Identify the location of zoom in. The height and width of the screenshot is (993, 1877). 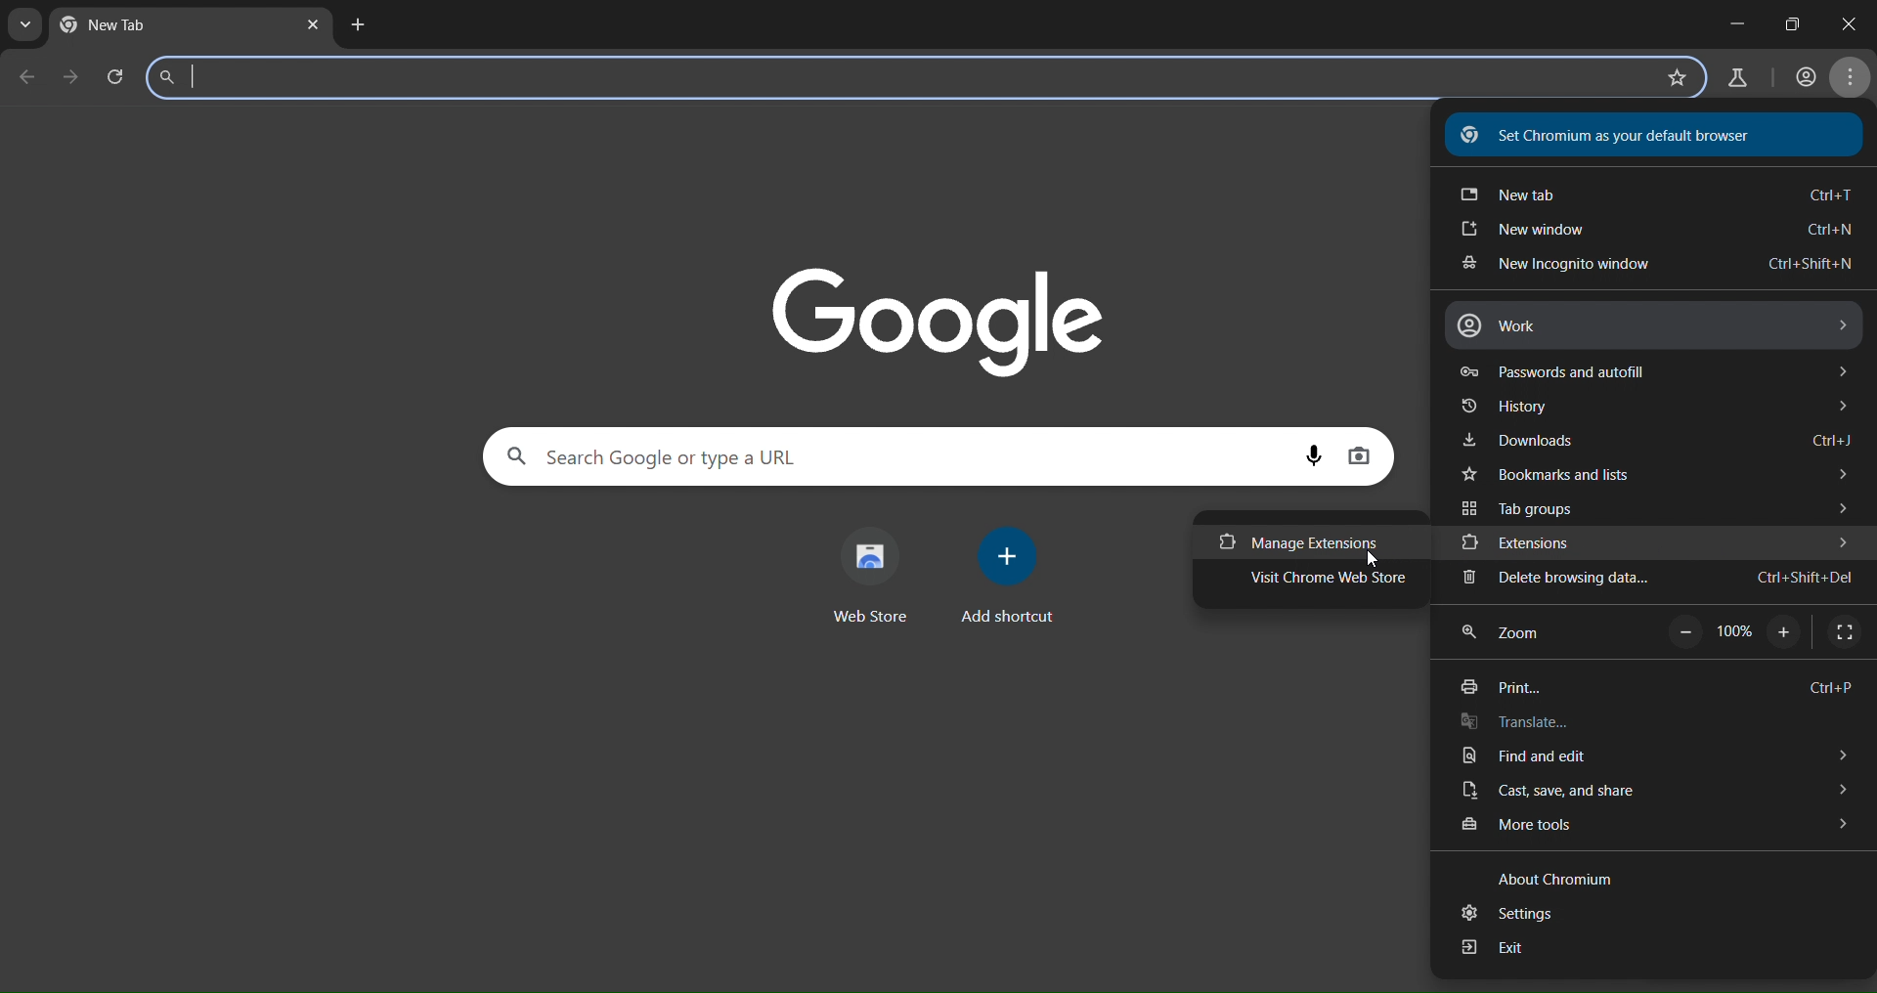
(1781, 632).